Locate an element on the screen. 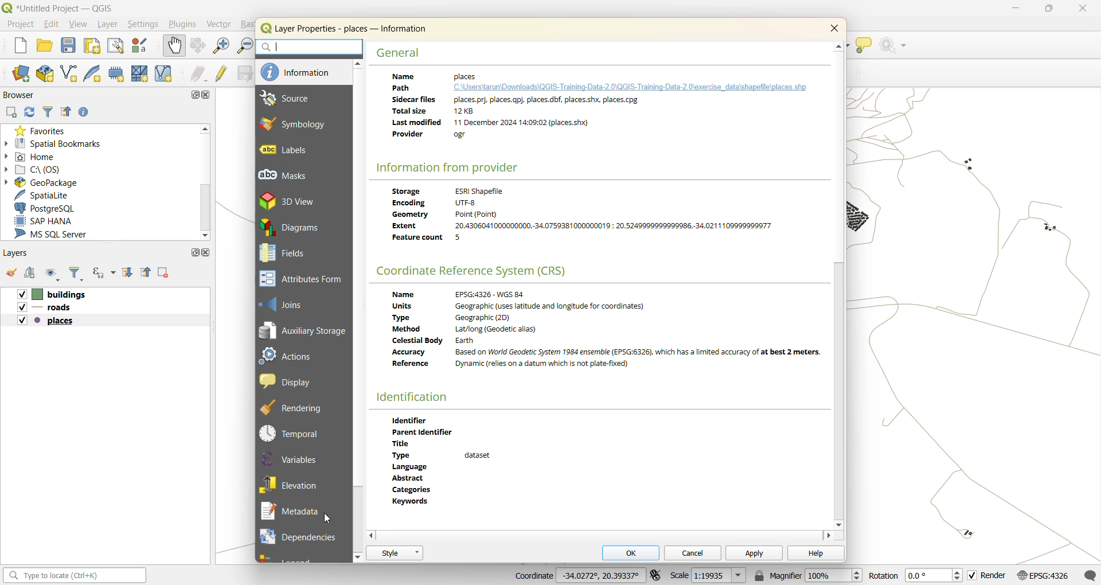  variables is located at coordinates (295, 459).